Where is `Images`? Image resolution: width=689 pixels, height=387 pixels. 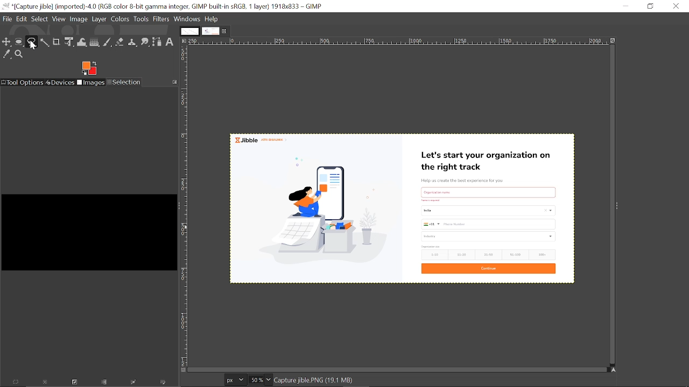 Images is located at coordinates (92, 83).